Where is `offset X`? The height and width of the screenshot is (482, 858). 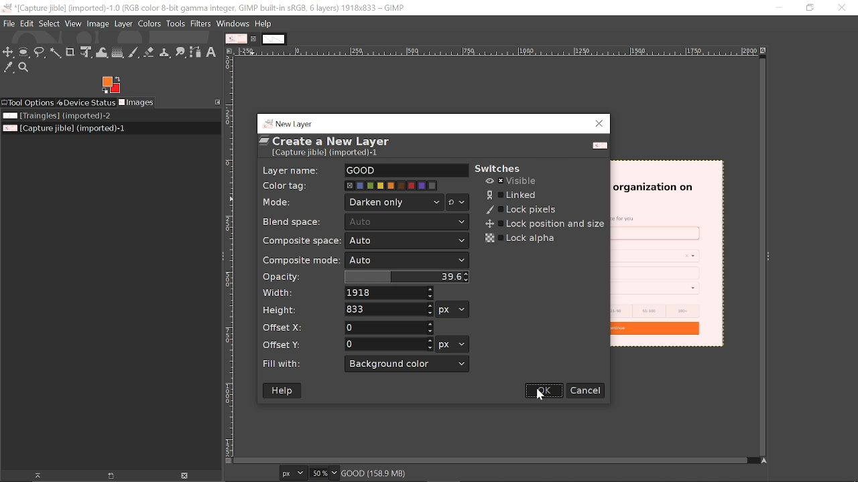 offset X is located at coordinates (388, 327).